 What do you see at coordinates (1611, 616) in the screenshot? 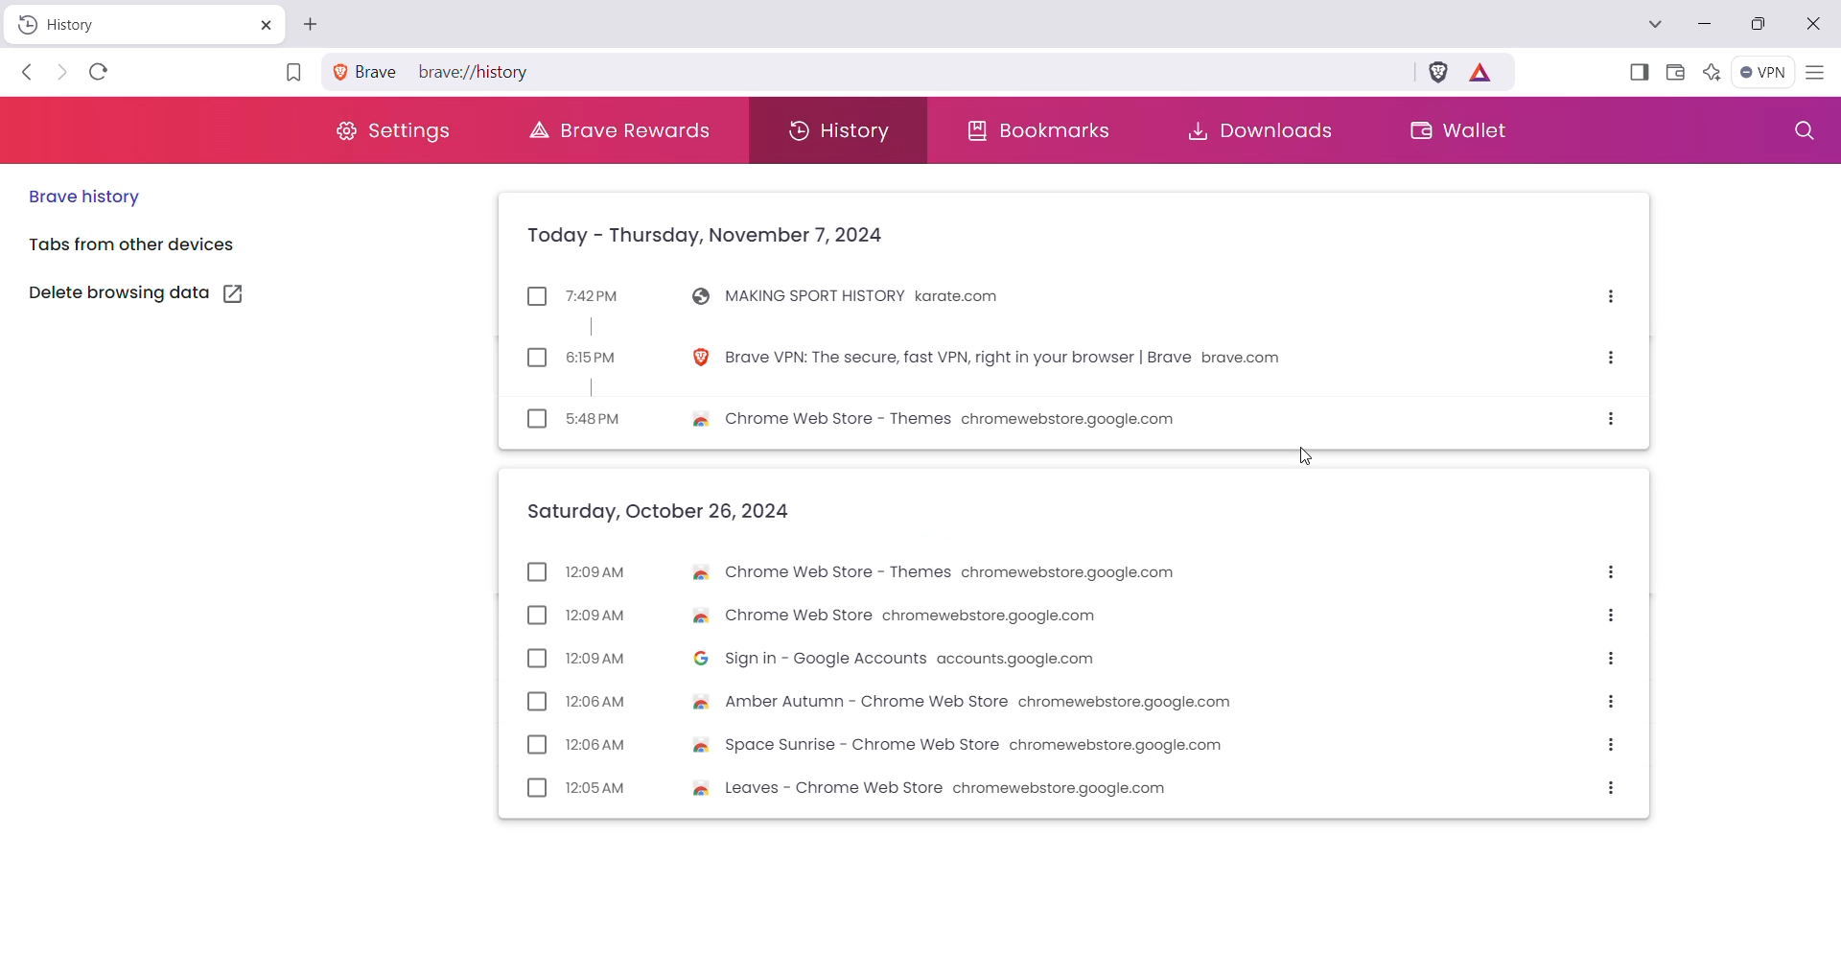
I see `More options` at bounding box center [1611, 616].